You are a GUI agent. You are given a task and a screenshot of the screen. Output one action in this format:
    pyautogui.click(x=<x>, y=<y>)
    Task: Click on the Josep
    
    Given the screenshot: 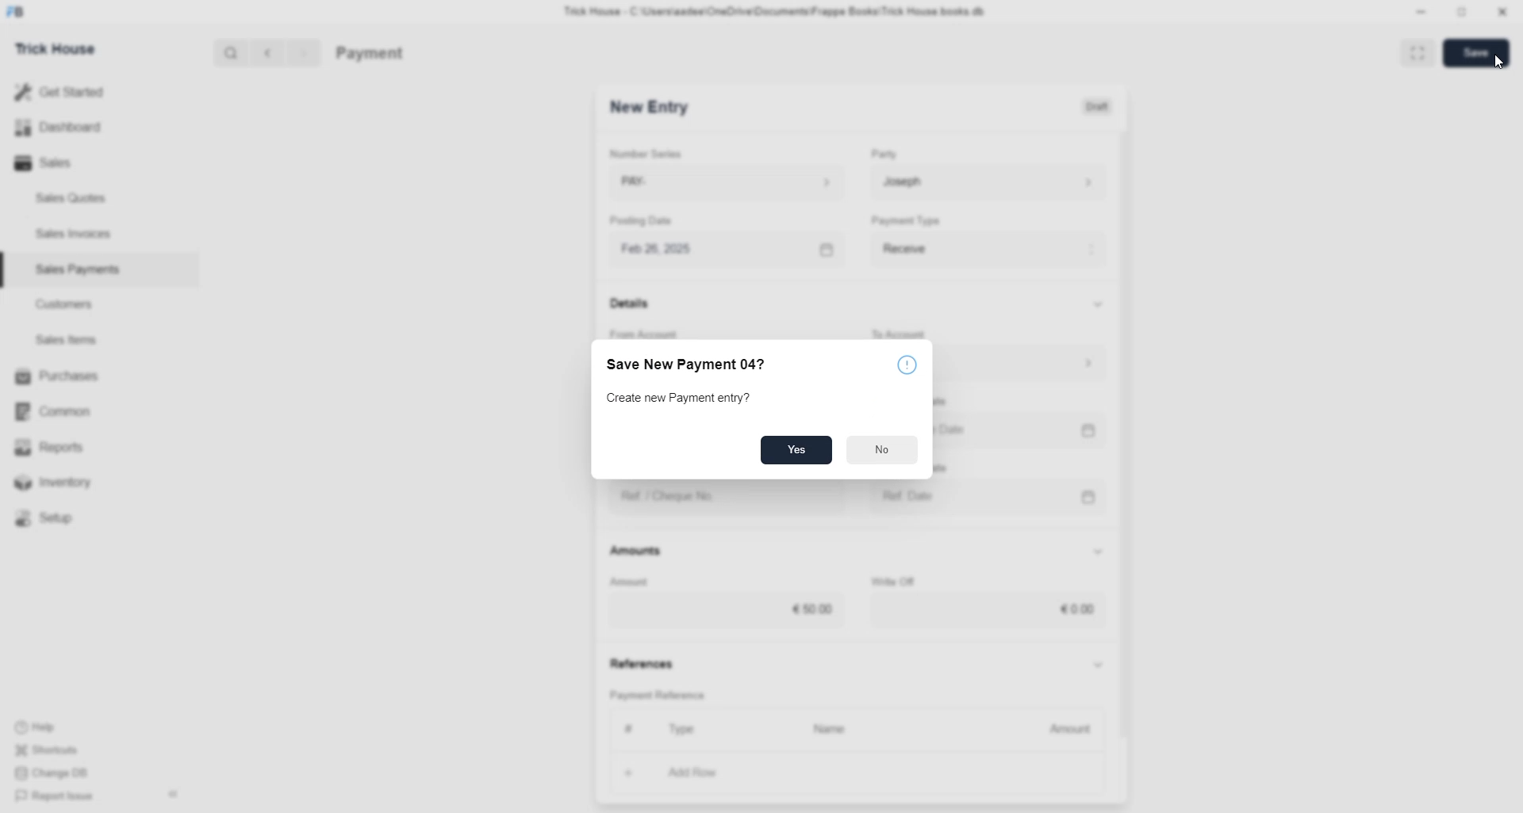 What is the action you would take?
    pyautogui.click(x=988, y=181)
    